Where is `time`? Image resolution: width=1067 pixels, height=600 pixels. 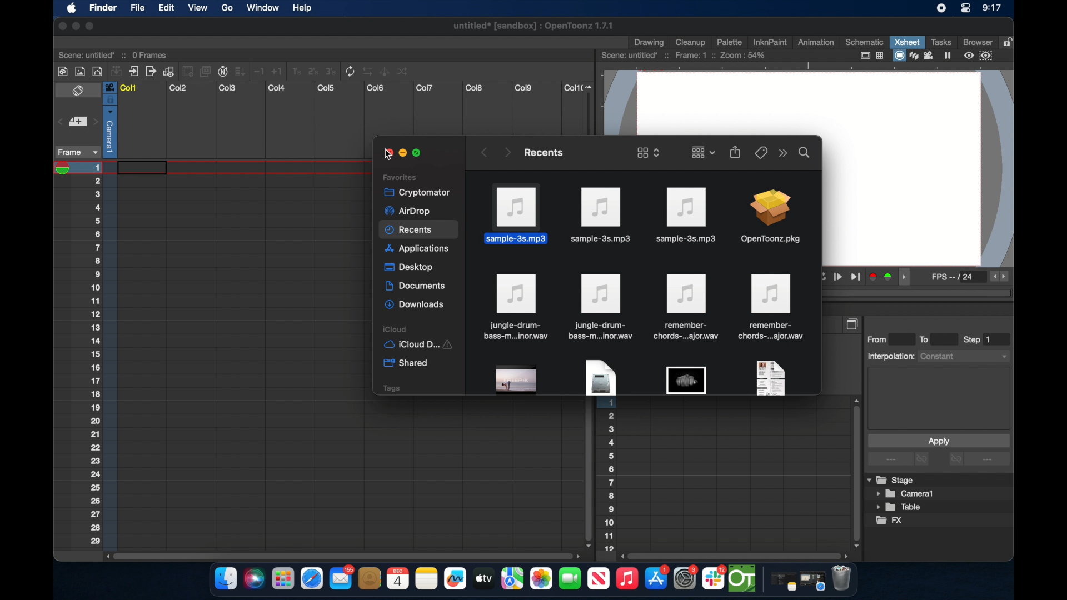
time is located at coordinates (991, 9).